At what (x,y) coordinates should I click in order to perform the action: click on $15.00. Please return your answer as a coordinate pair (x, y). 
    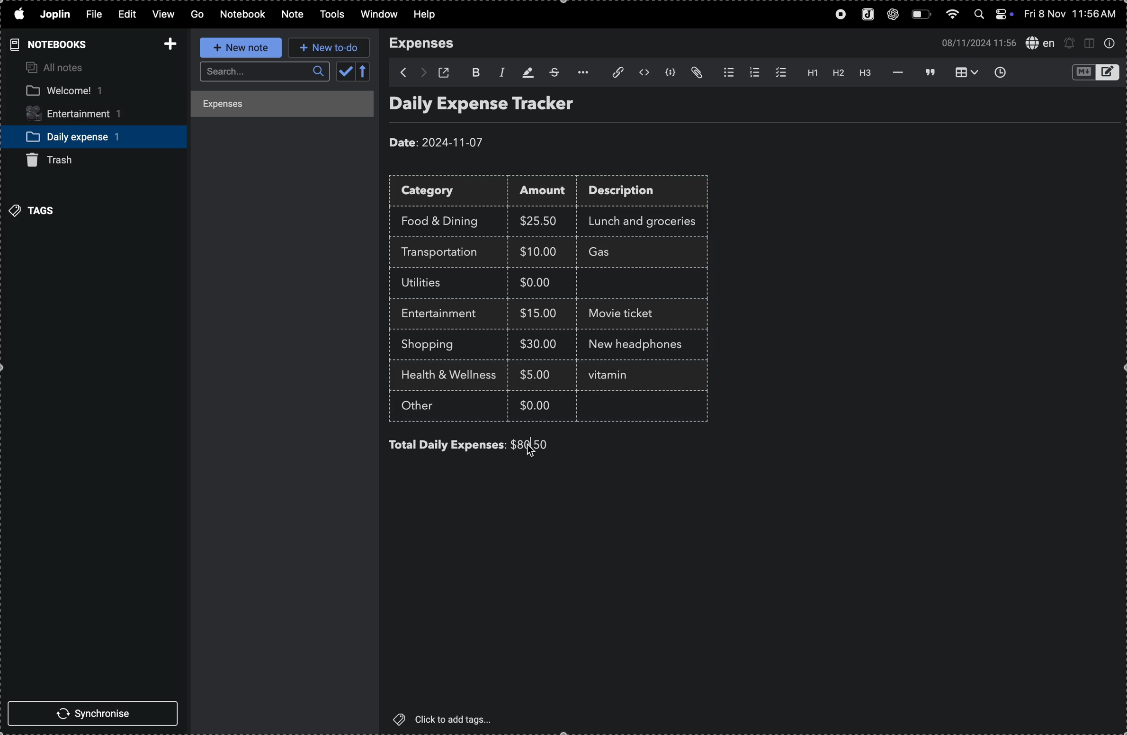
    Looking at the image, I should click on (539, 313).